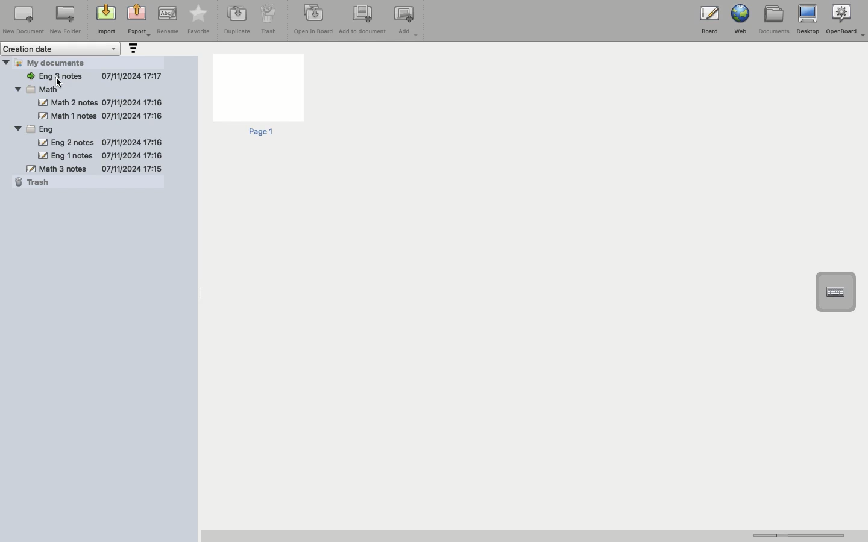 The image size is (868, 542). I want to click on Creation date, so click(61, 49).